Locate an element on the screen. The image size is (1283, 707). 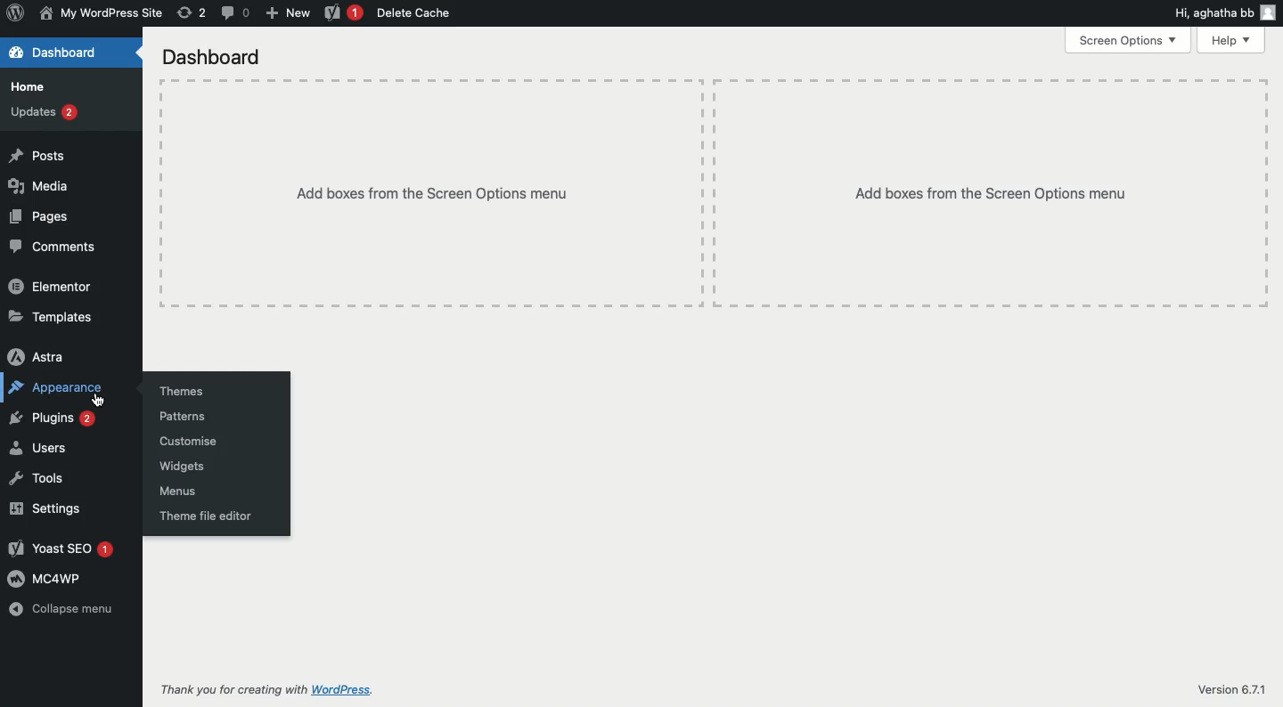
Revision is located at coordinates (192, 12).